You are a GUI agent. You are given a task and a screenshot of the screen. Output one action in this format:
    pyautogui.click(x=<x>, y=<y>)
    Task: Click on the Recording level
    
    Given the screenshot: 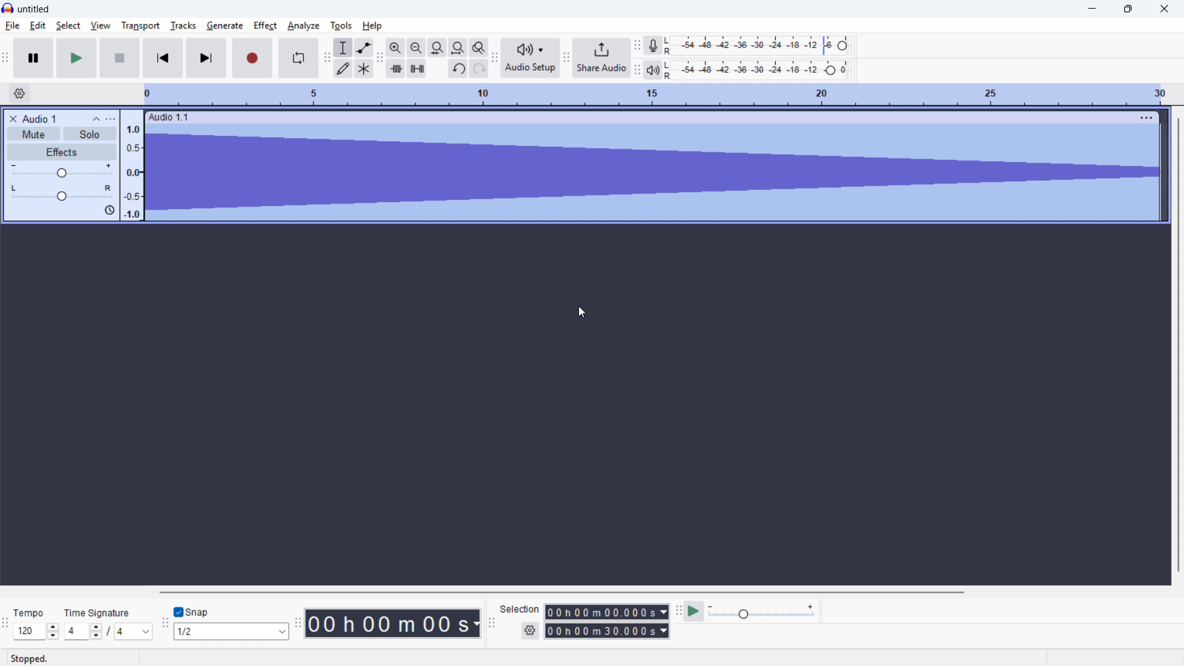 What is the action you would take?
    pyautogui.click(x=760, y=46)
    